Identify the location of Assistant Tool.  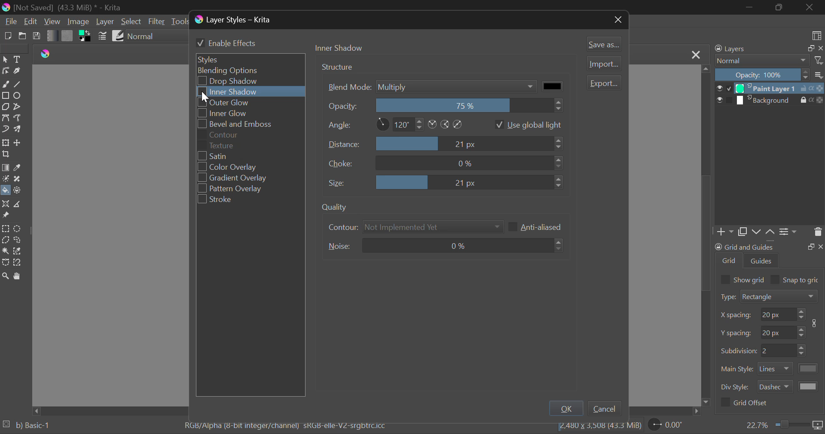
(6, 204).